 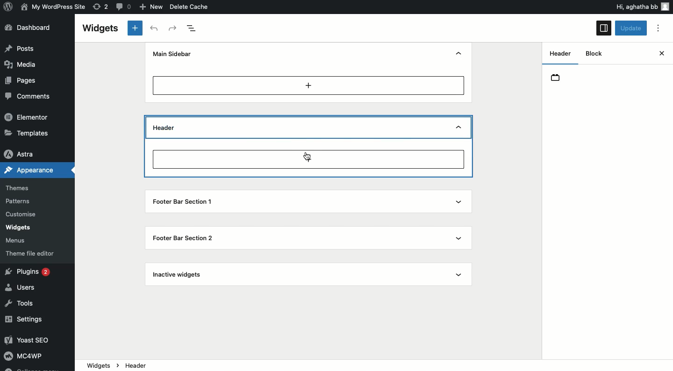 What do you see at coordinates (308, 157) in the screenshot?
I see `Cursor` at bounding box center [308, 157].